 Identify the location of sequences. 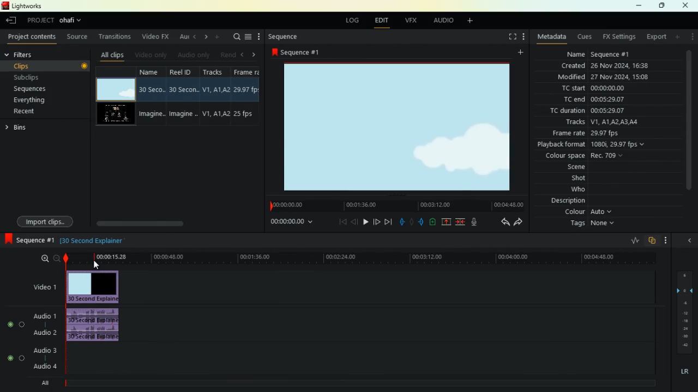
(38, 88).